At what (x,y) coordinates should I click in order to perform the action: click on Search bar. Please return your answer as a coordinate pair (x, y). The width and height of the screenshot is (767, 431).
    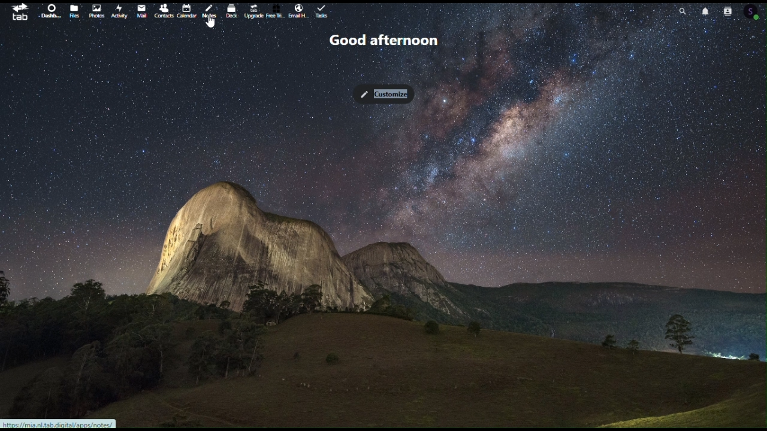
    Looking at the image, I should click on (680, 9).